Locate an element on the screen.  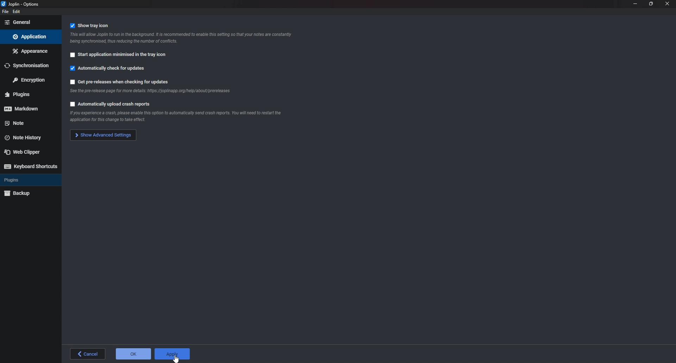
start application minimized in the tray icon is located at coordinates (120, 56).